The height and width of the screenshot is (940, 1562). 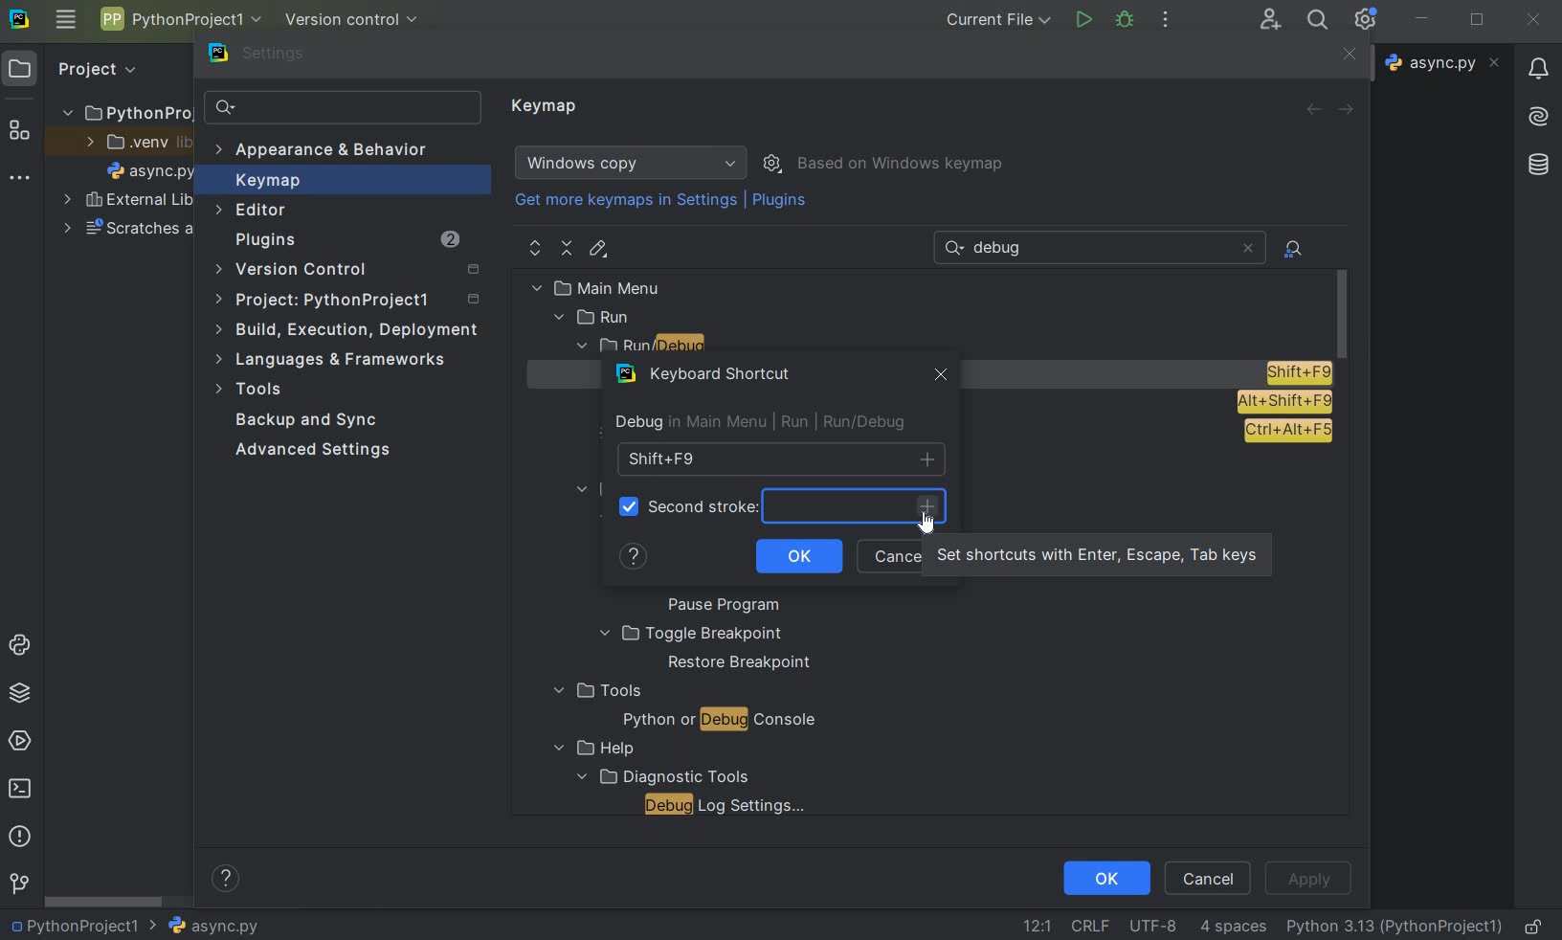 What do you see at coordinates (927, 522) in the screenshot?
I see `cursor` at bounding box center [927, 522].